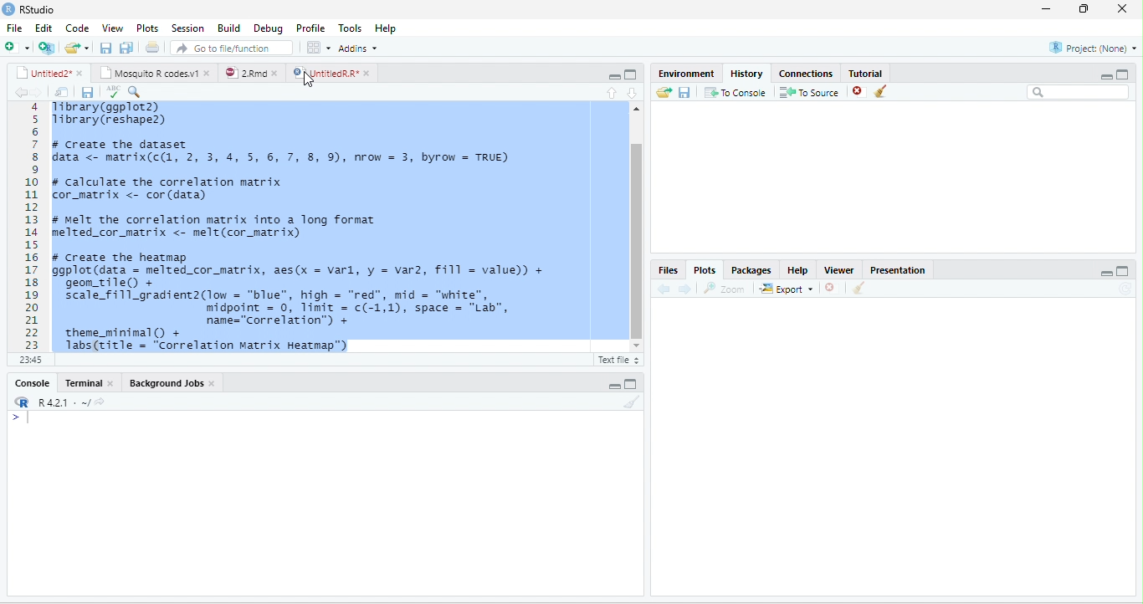 The image size is (1143, 604). Describe the element at coordinates (706, 270) in the screenshot. I see `plots` at that location.